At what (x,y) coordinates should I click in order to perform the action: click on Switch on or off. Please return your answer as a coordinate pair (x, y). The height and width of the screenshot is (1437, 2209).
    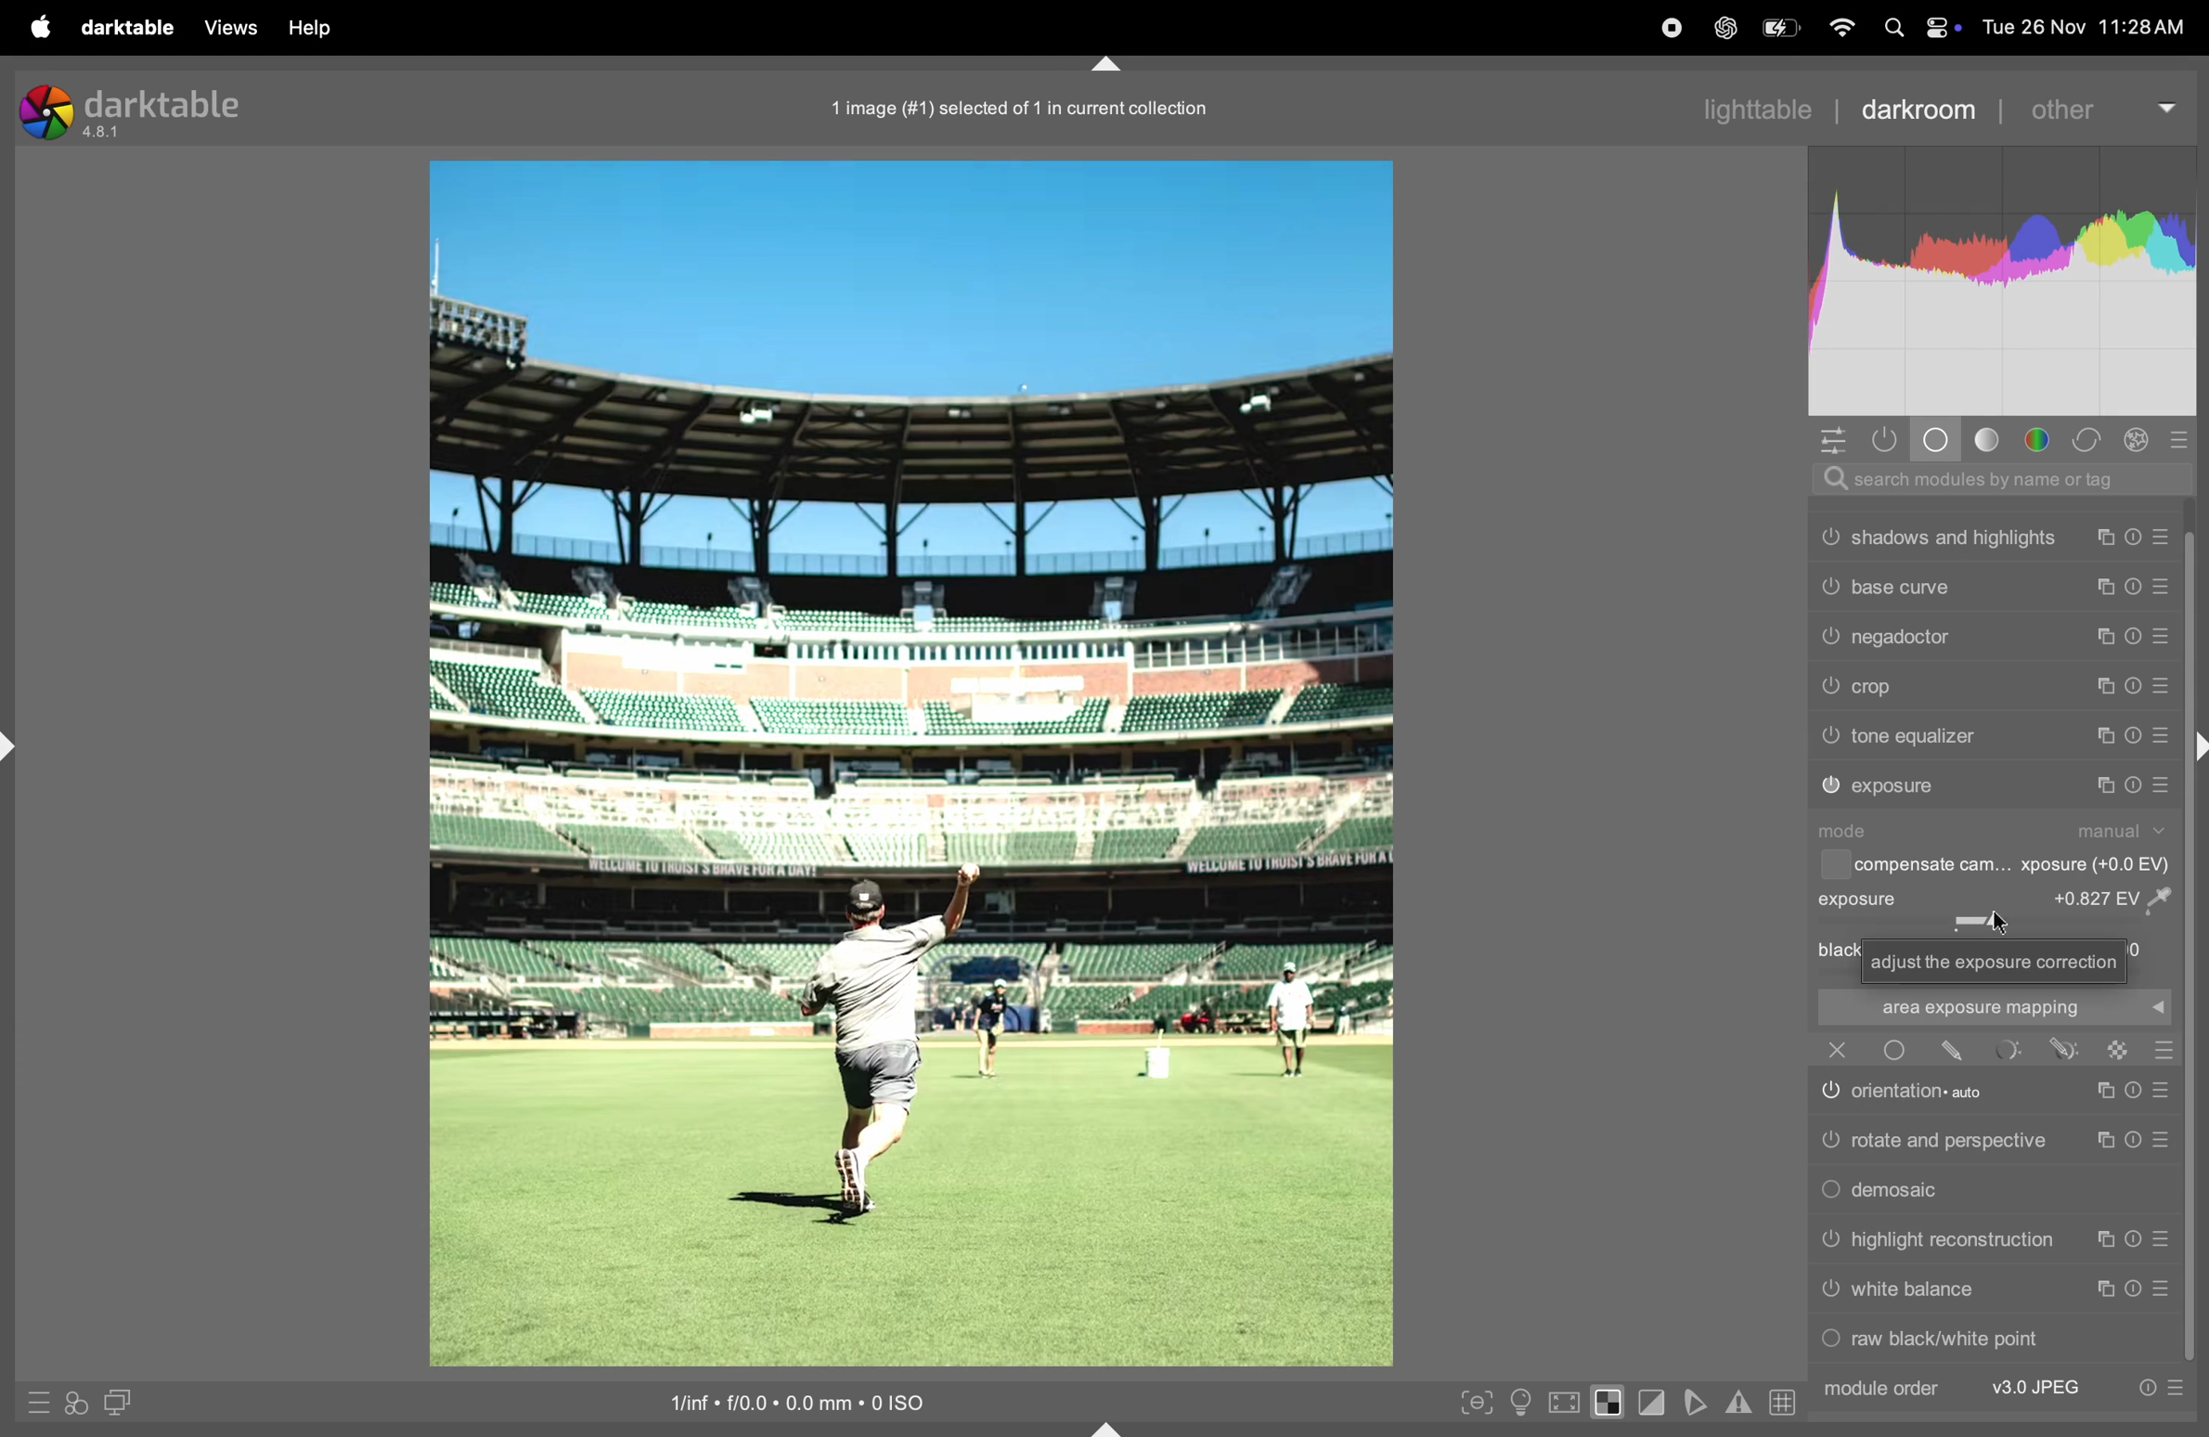
    Looking at the image, I should click on (1829, 1294).